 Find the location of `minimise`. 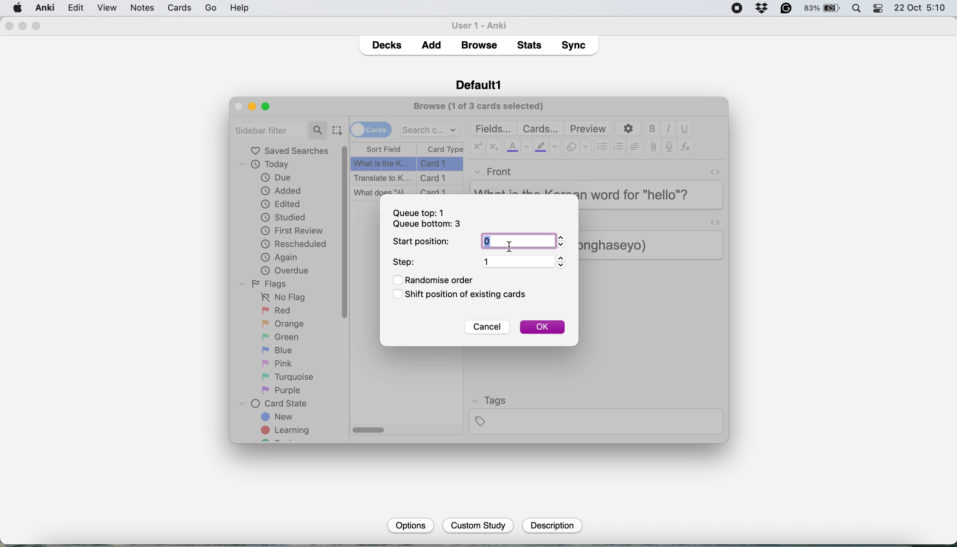

minimise is located at coordinates (23, 26).